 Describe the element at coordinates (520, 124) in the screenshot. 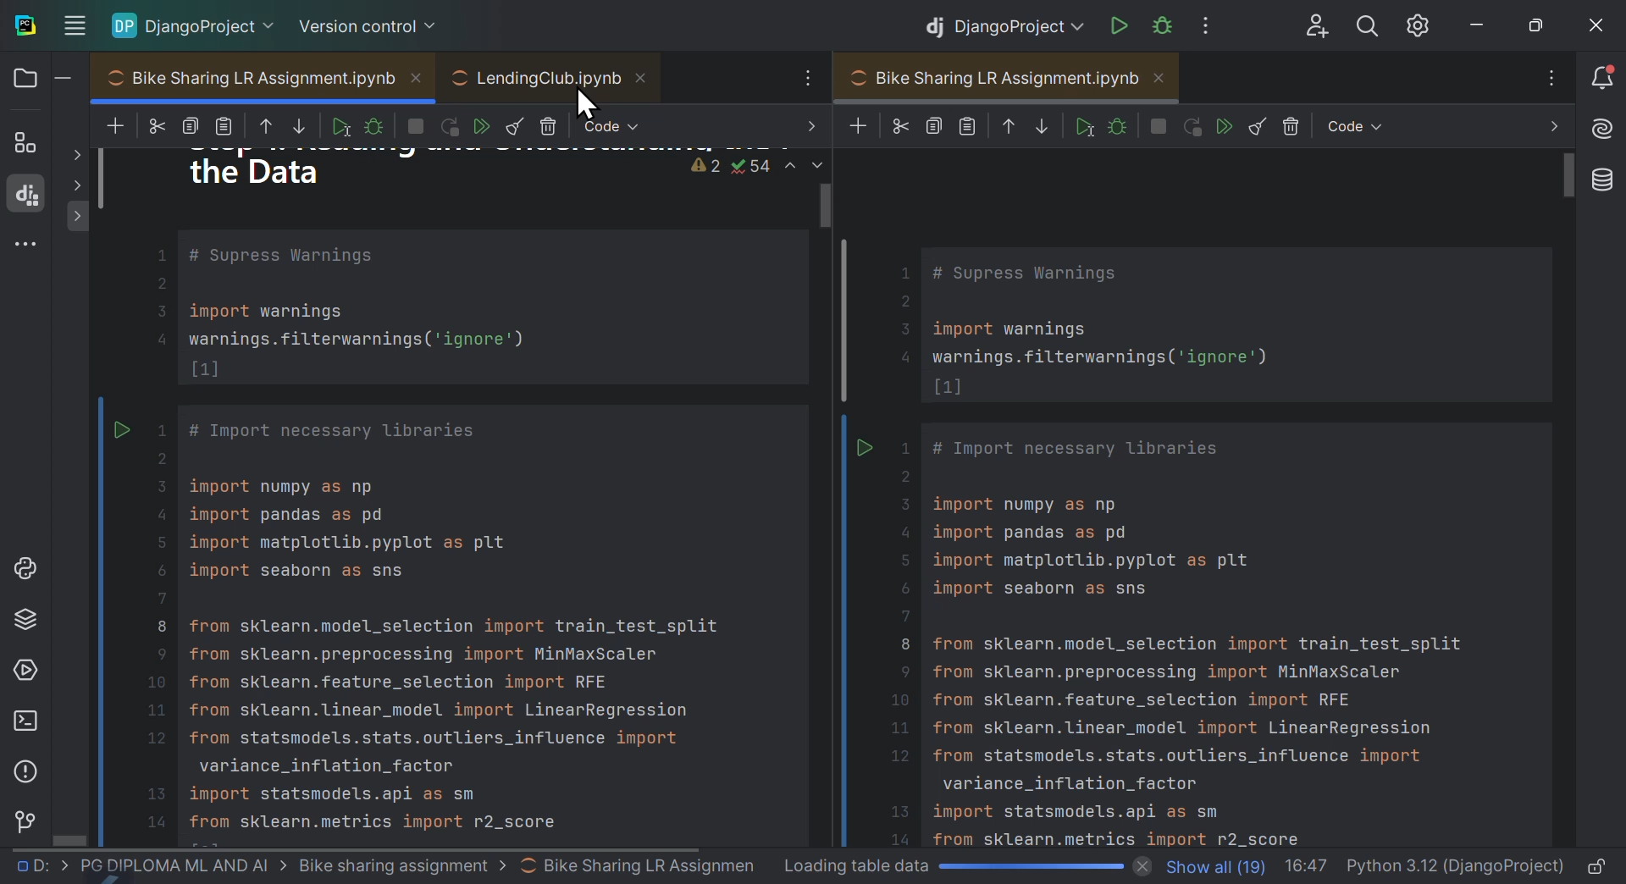

I see `Clear all outputs` at that location.